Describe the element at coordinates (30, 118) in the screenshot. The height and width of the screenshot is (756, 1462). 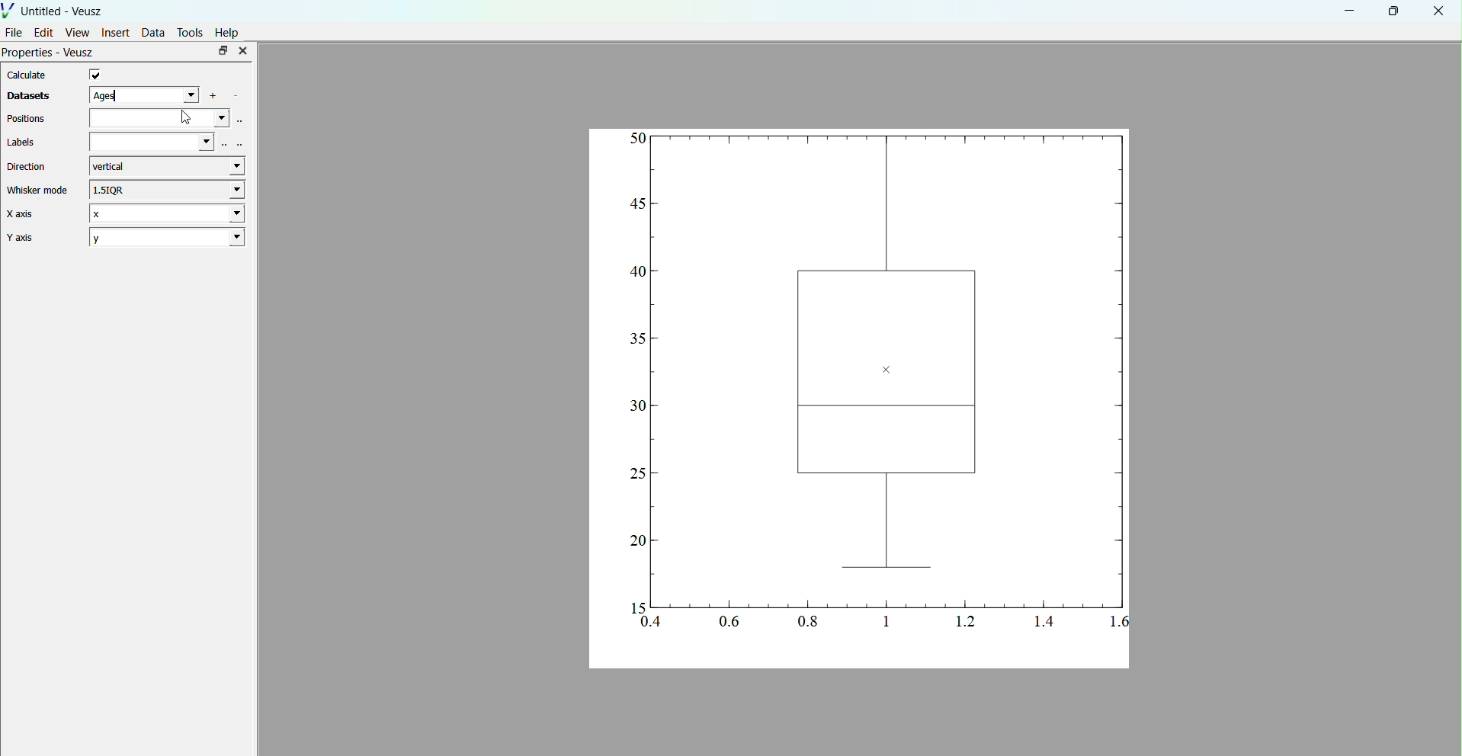
I see `Positions.` at that location.